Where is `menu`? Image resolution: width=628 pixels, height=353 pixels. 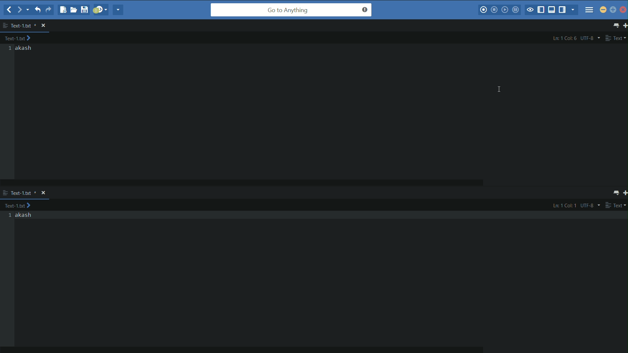 menu is located at coordinates (589, 10).